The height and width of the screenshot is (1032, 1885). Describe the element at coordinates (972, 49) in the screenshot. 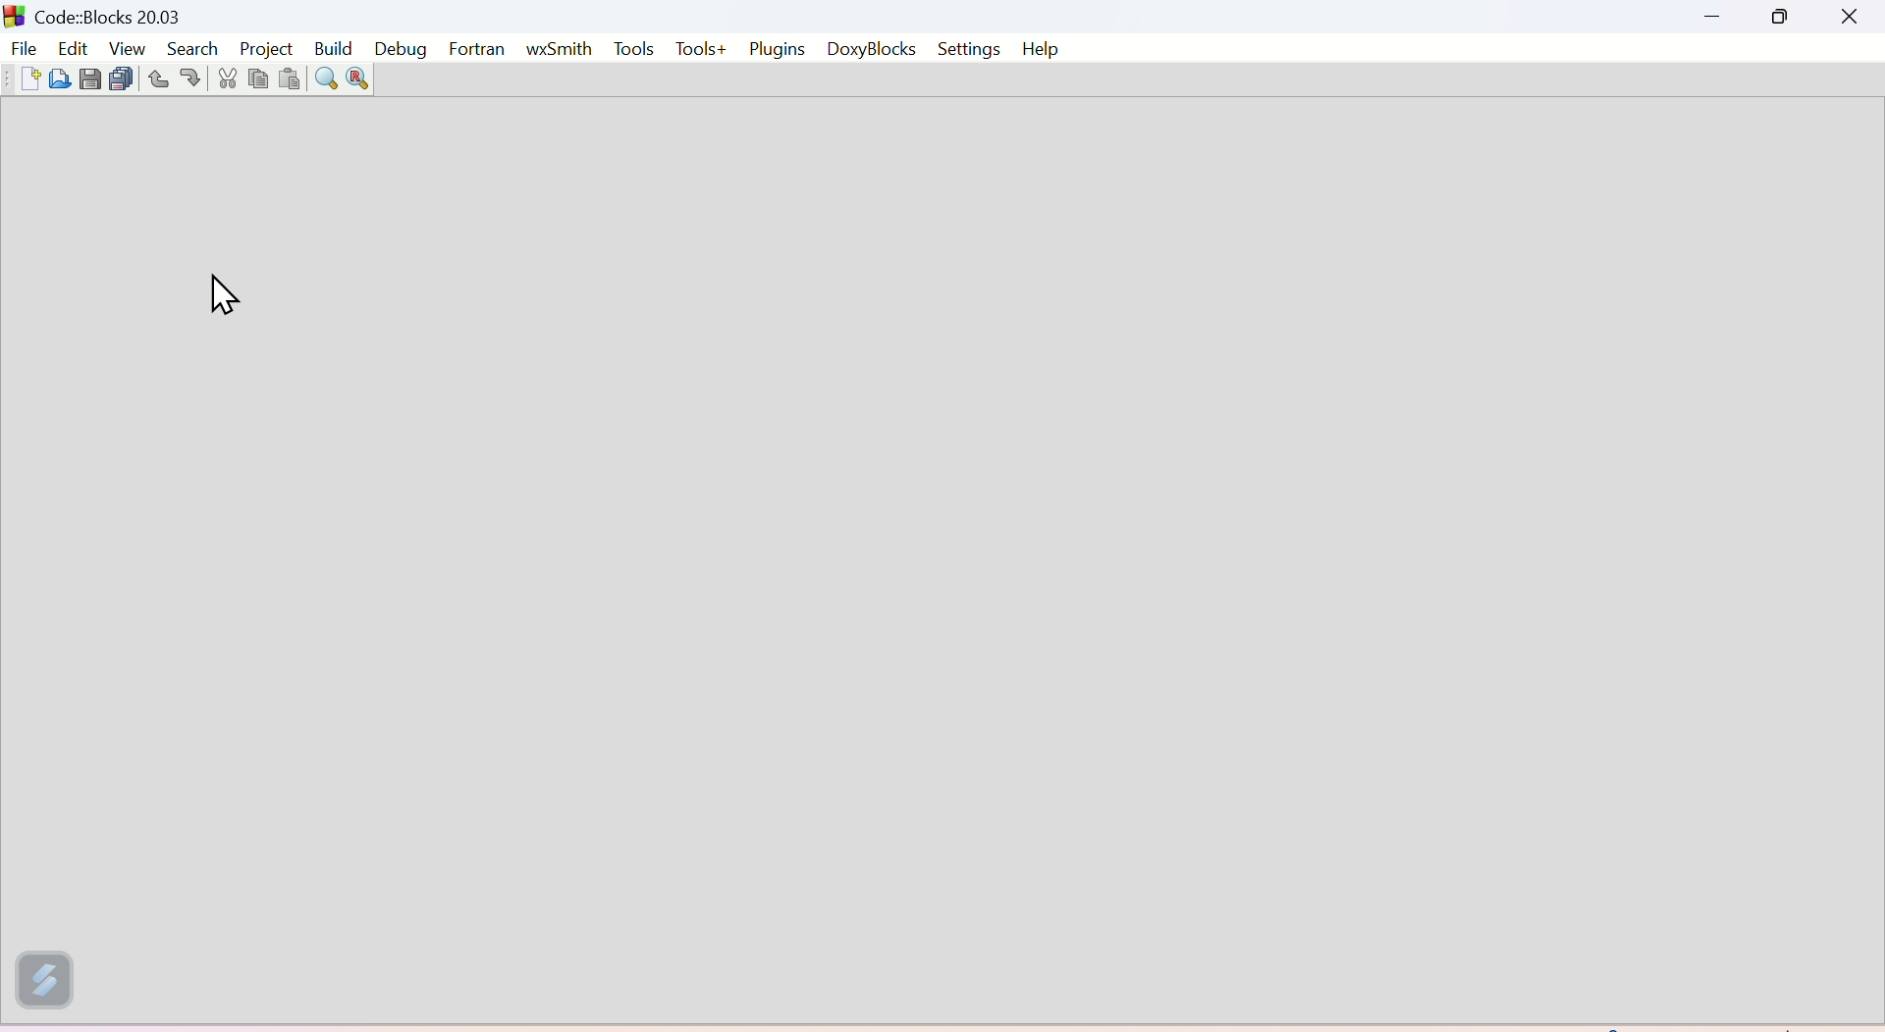

I see `Settings` at that location.